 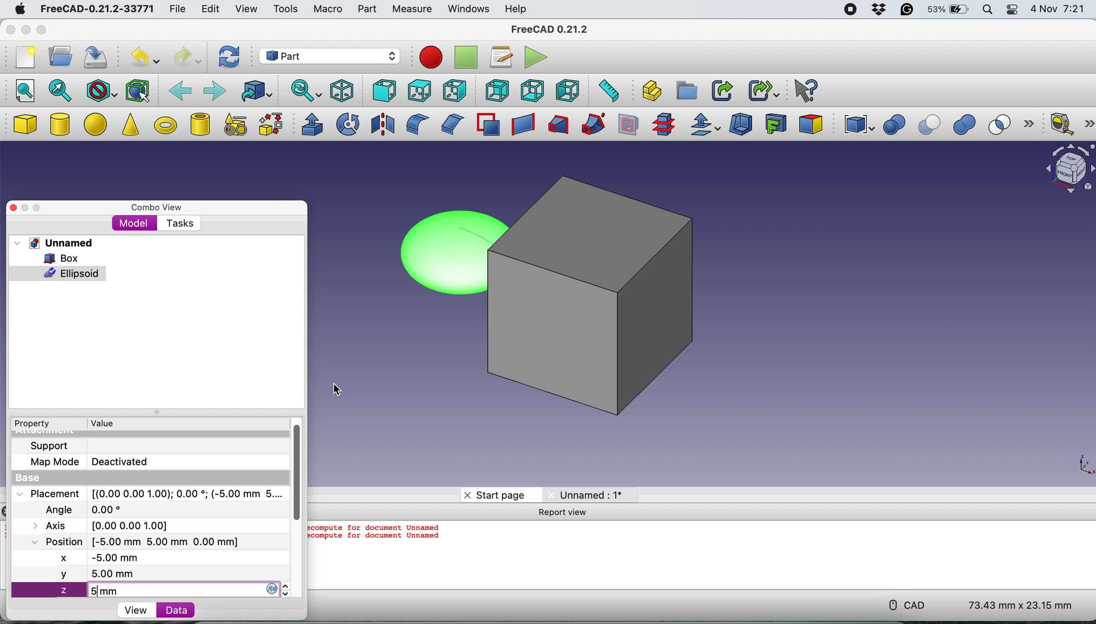 What do you see at coordinates (294, 470) in the screenshot?
I see `vertical scroll bar` at bounding box center [294, 470].